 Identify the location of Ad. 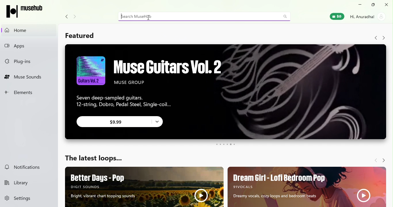
(306, 186).